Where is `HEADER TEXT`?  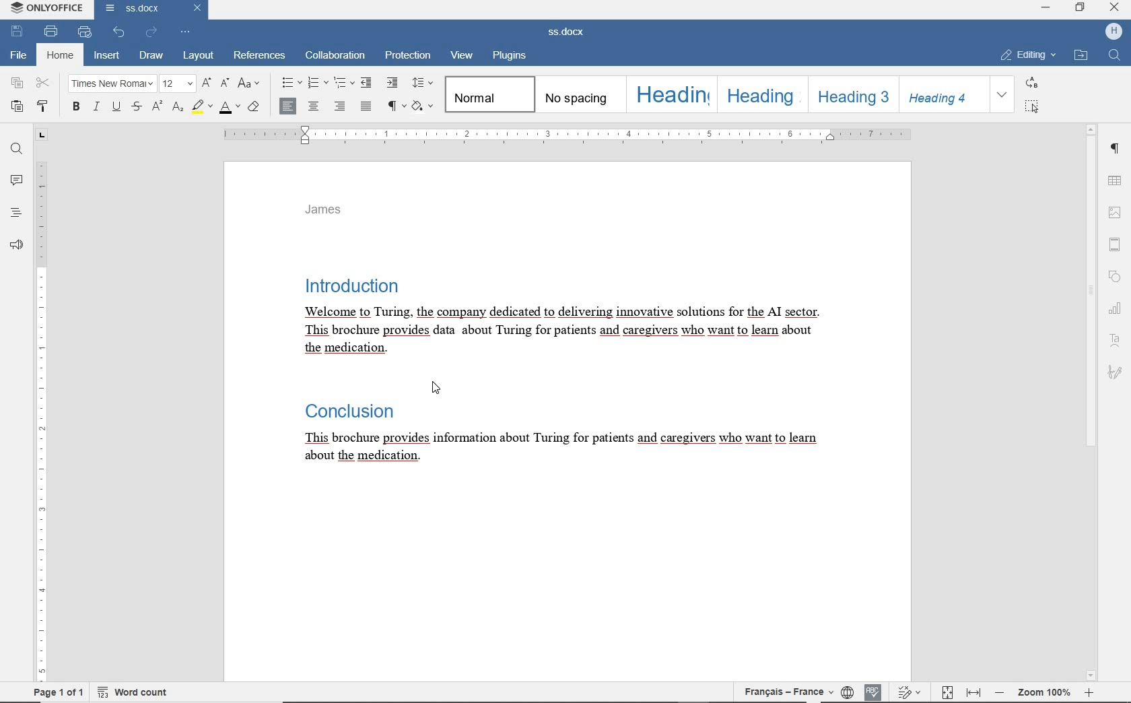
HEADER TEXT is located at coordinates (331, 212).